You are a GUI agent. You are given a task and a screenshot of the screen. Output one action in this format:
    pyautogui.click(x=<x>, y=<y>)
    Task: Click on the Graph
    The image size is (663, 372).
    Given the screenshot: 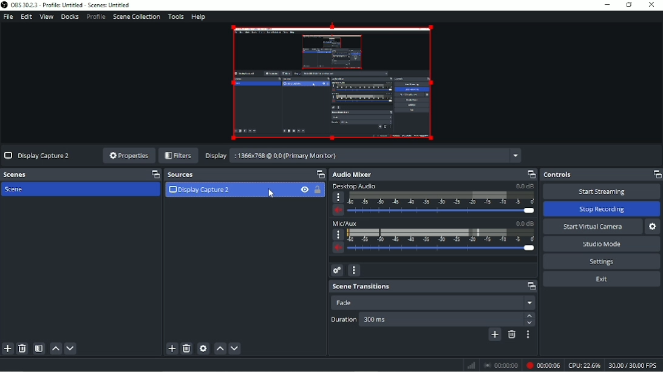 What is the action you would take?
    pyautogui.click(x=471, y=365)
    